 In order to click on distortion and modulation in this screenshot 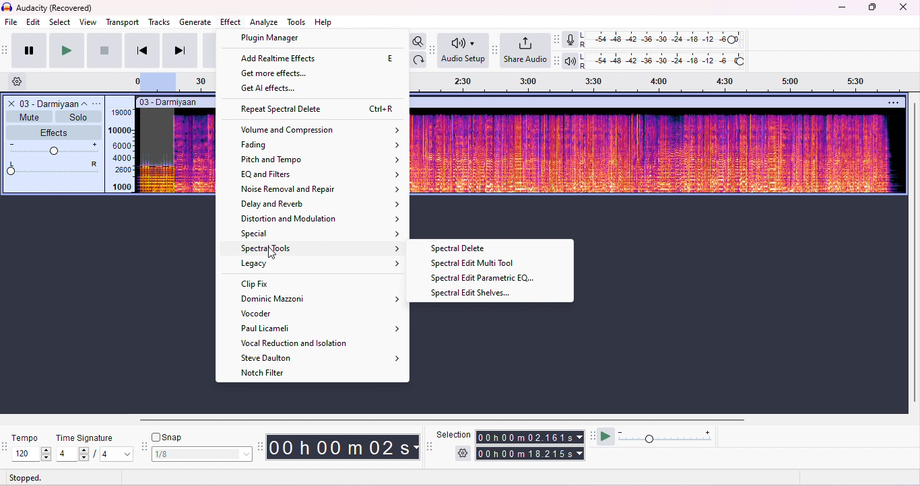, I will do `click(319, 219)`.